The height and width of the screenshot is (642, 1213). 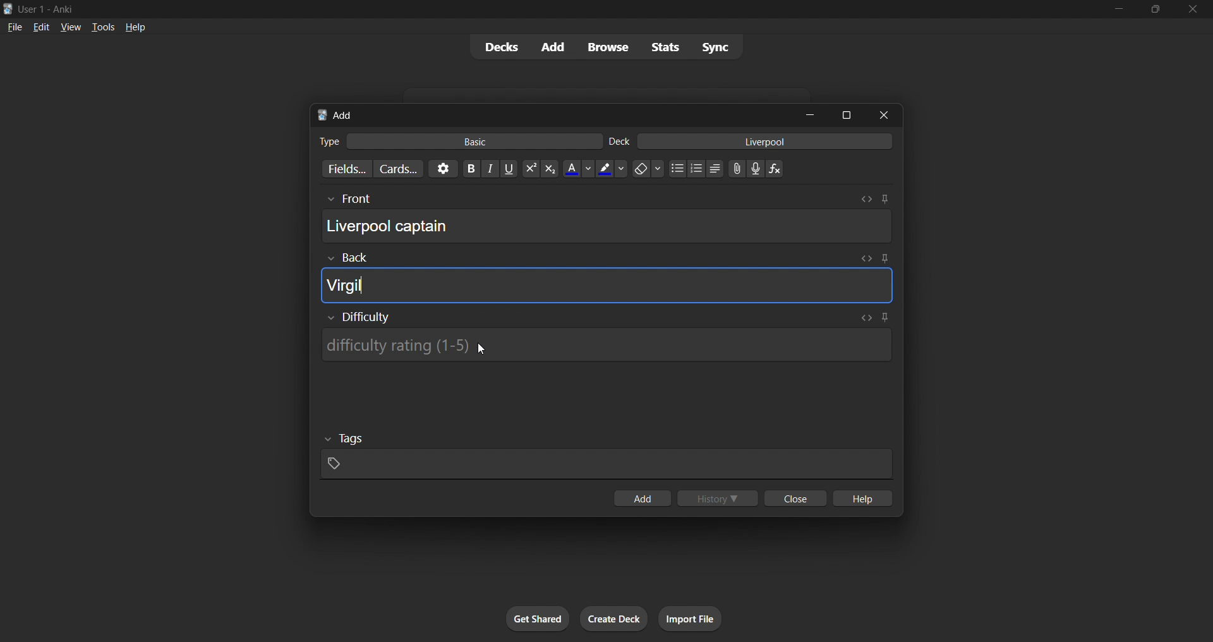 What do you see at coordinates (690, 619) in the screenshot?
I see `import file` at bounding box center [690, 619].